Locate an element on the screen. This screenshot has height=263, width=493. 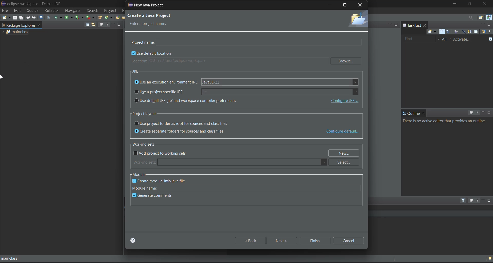
info is located at coordinates (446, 121).